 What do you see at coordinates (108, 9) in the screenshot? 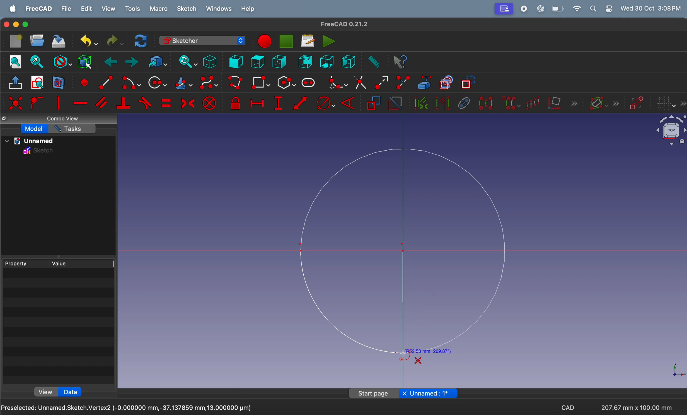
I see `view` at bounding box center [108, 9].